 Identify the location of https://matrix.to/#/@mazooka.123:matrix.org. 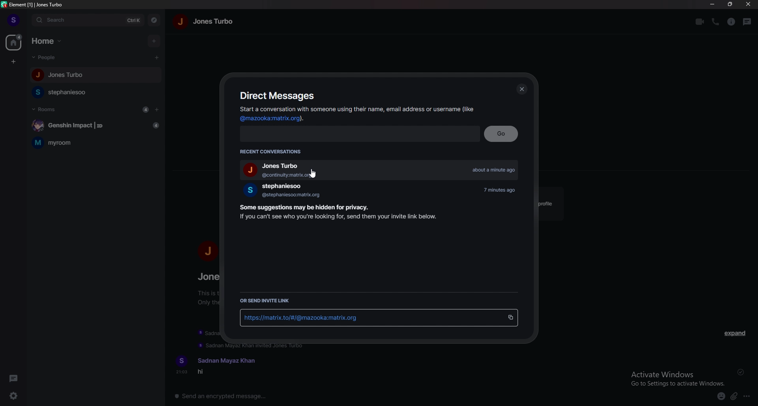
(368, 318).